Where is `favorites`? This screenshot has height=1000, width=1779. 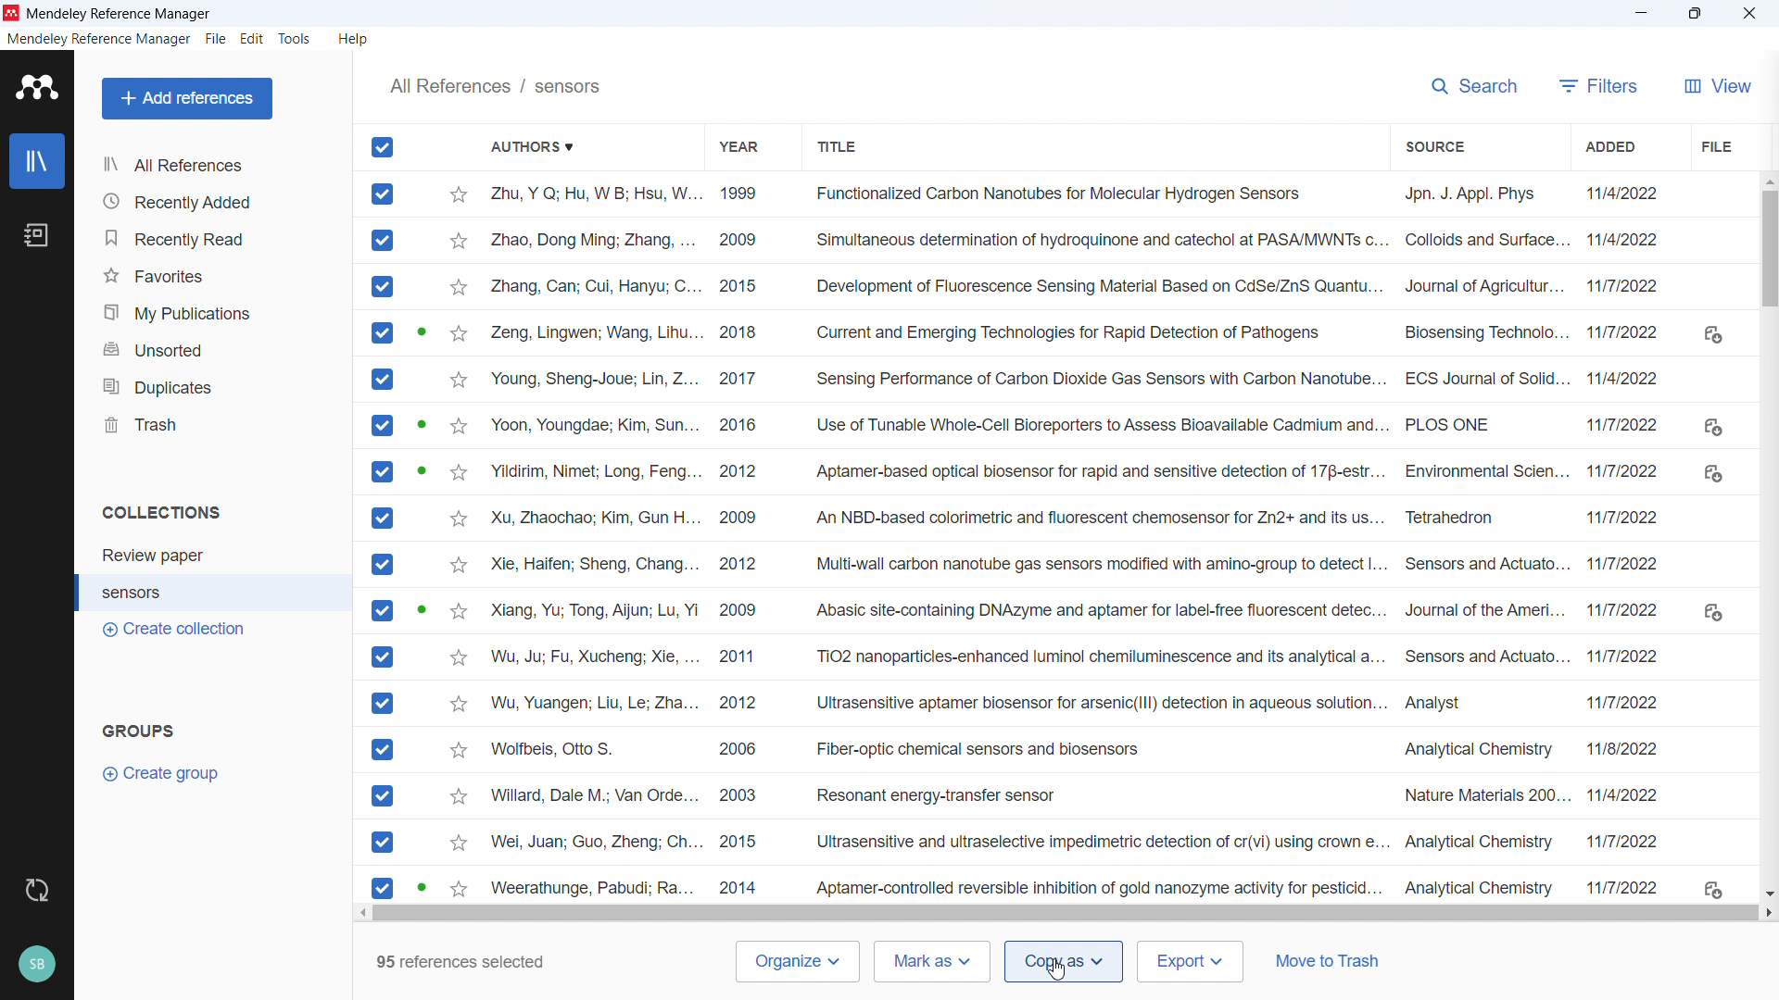
favorites is located at coordinates (214, 276).